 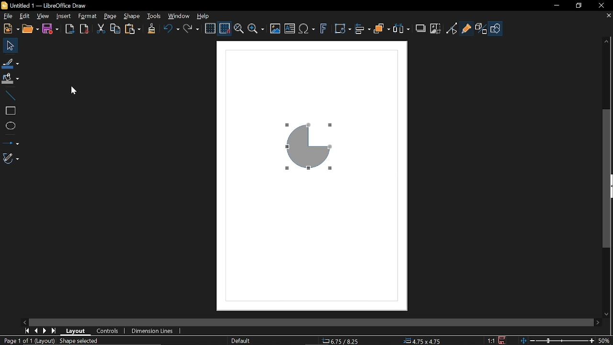 I want to click on Cursor, so click(x=78, y=91).